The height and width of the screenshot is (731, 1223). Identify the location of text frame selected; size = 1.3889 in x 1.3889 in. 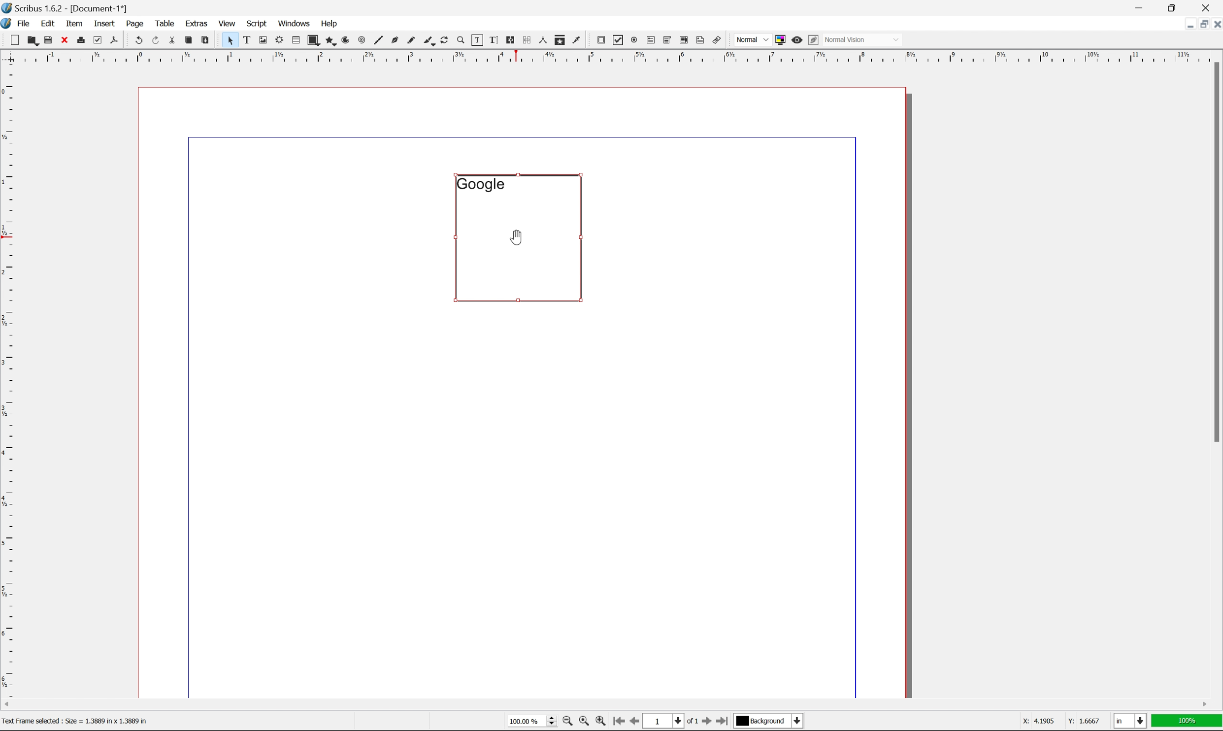
(76, 721).